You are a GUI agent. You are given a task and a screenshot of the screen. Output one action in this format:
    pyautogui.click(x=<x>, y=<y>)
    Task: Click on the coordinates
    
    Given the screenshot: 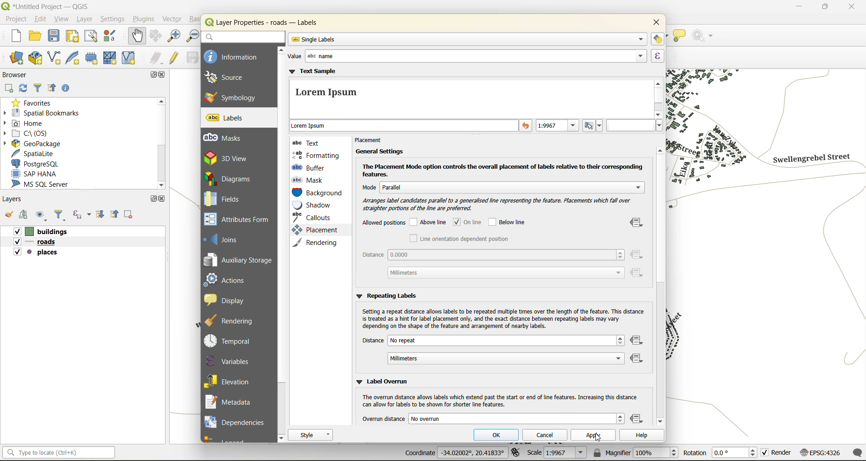 What is the action you would take?
    pyautogui.click(x=455, y=453)
    